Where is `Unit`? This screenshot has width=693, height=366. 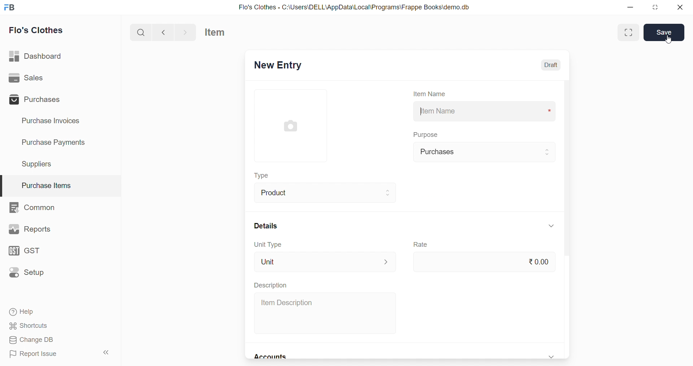 Unit is located at coordinates (326, 262).